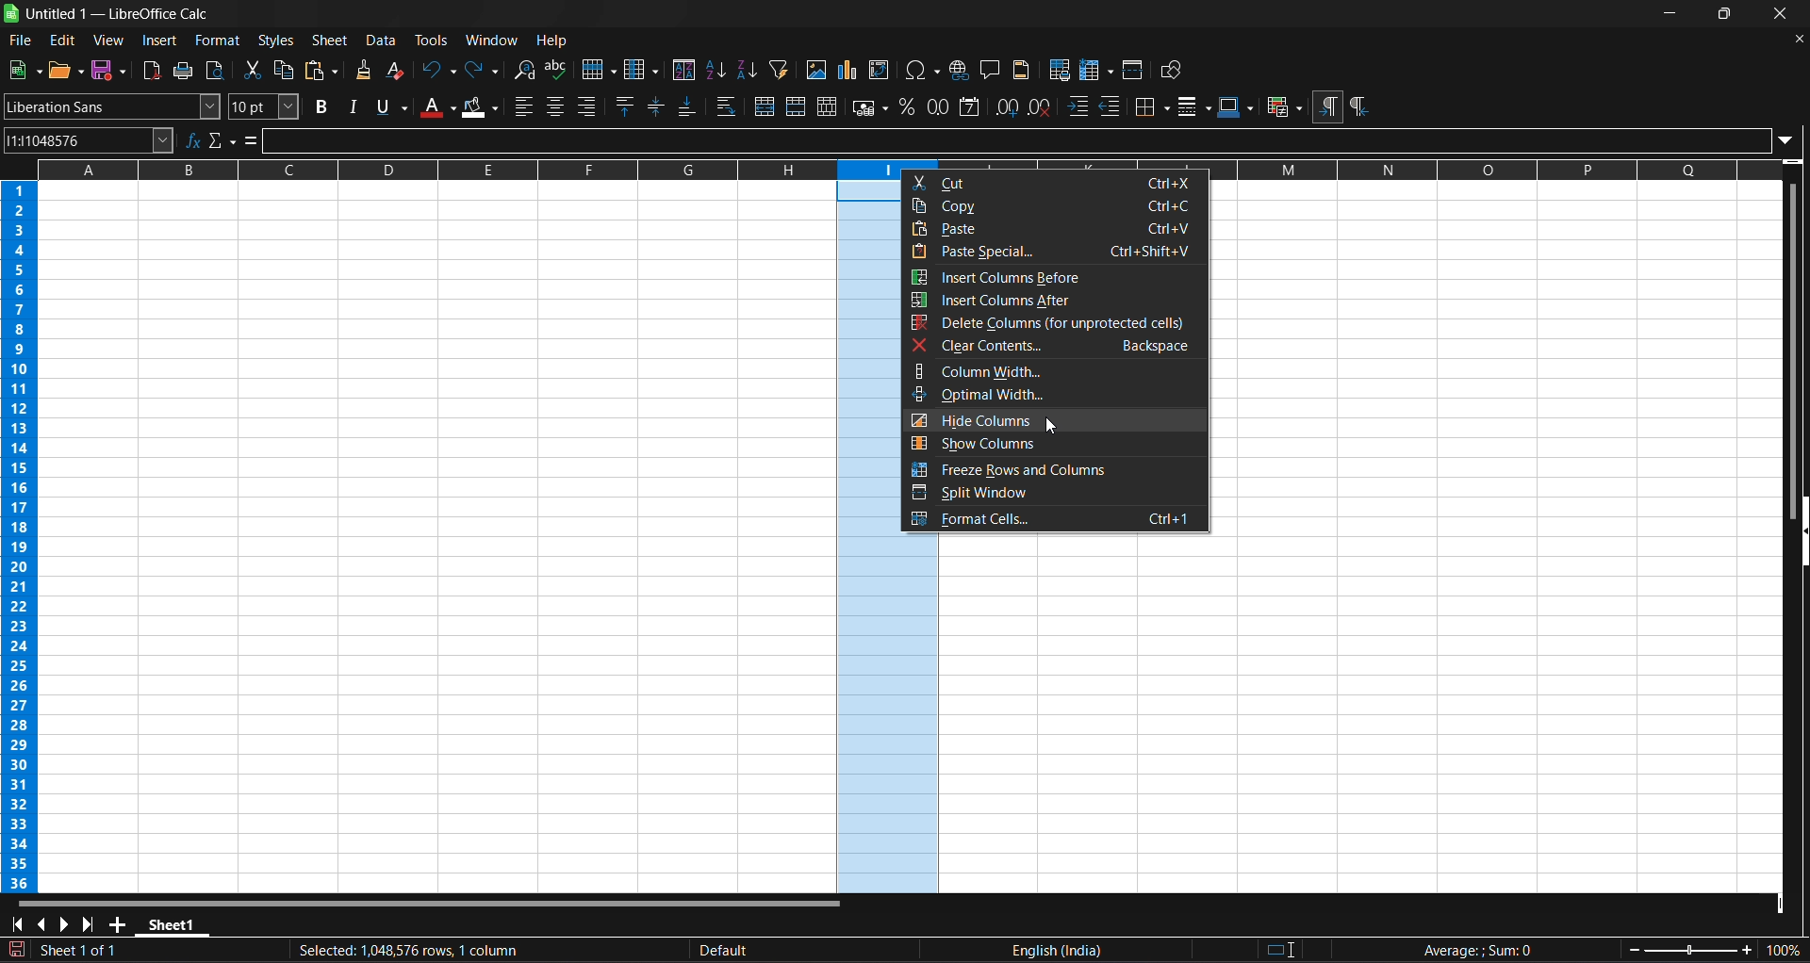  What do you see at coordinates (863, 527) in the screenshot?
I see `selected cells` at bounding box center [863, 527].